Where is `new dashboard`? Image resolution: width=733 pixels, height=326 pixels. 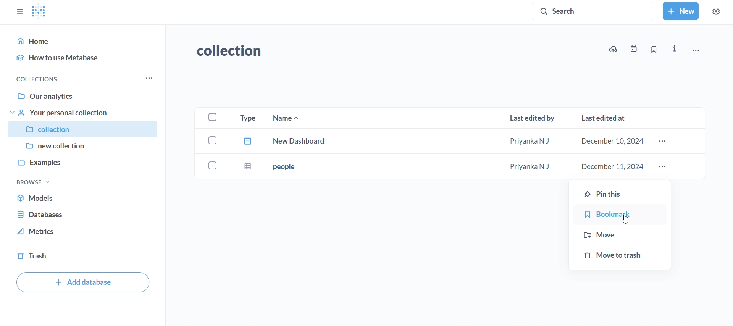 new dashboard is located at coordinates (302, 141).